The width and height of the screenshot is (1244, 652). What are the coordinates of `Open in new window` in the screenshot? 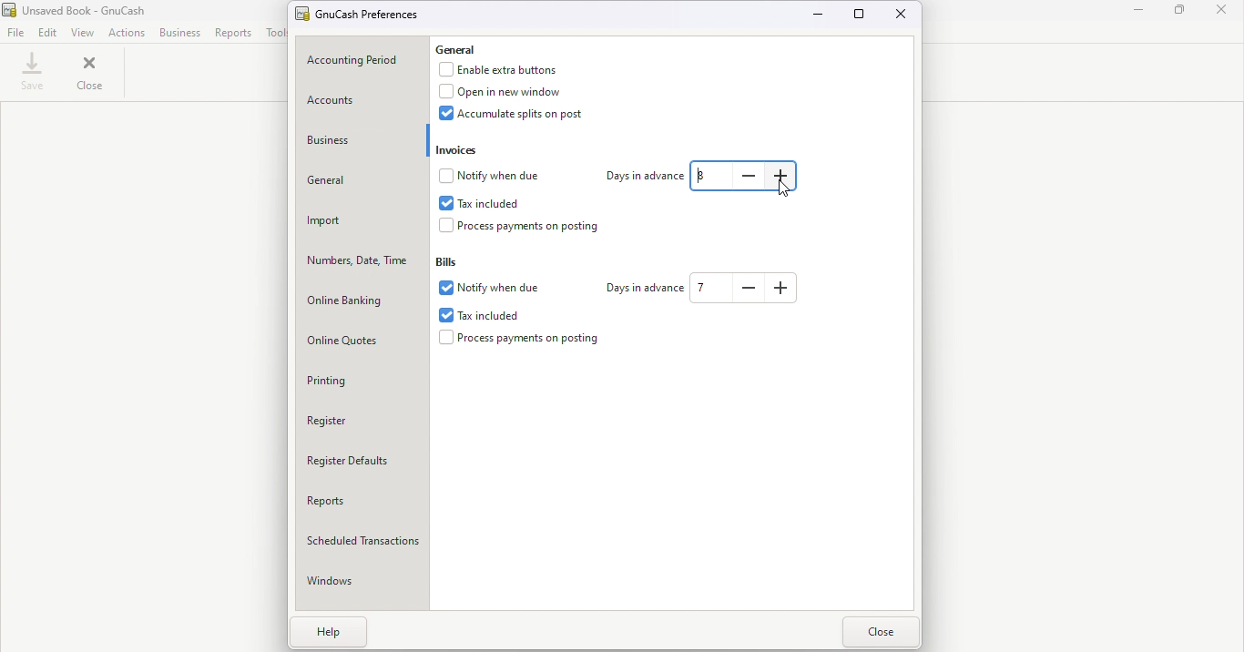 It's located at (510, 94).